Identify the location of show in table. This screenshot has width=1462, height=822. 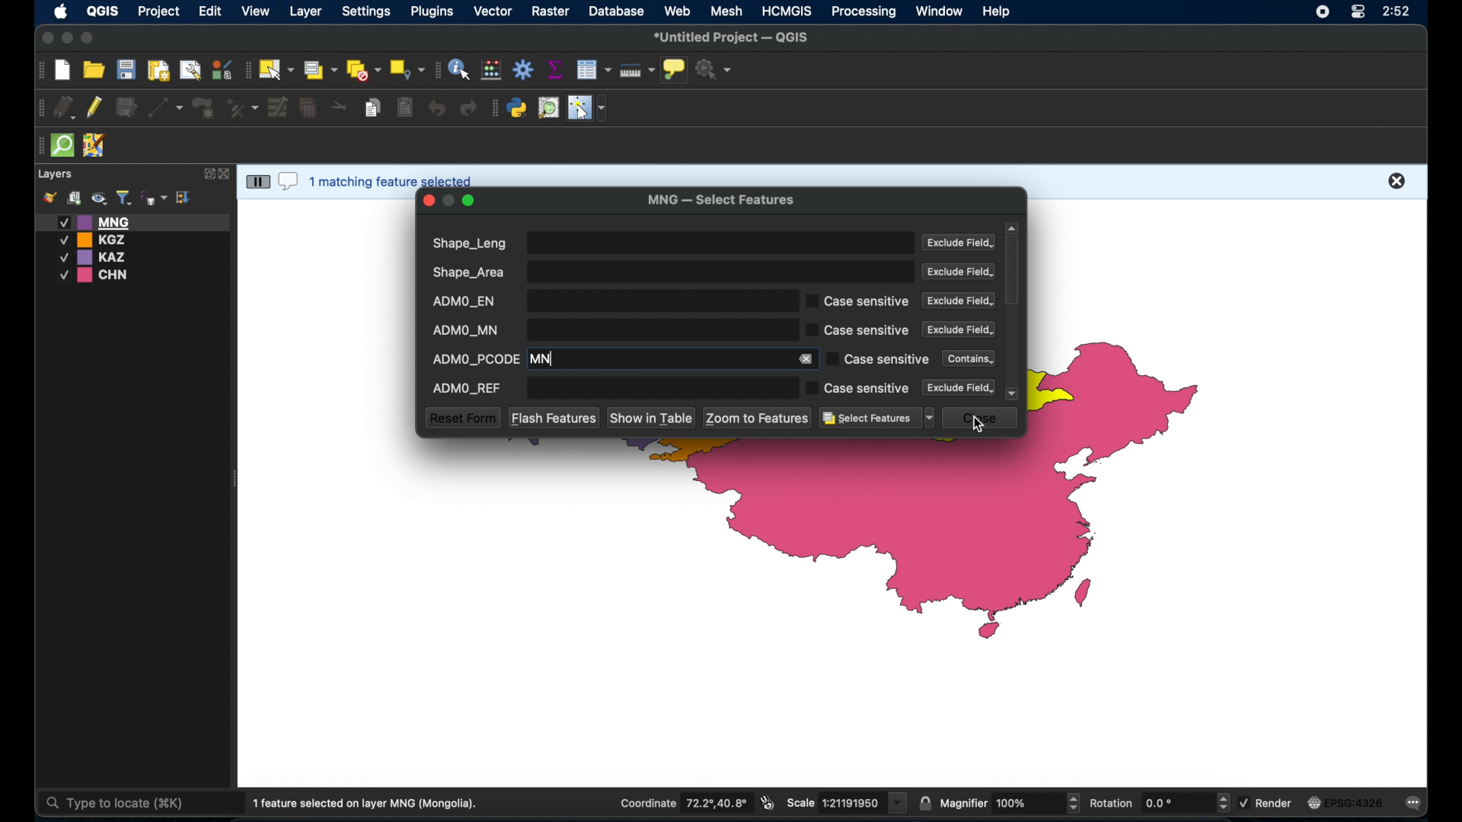
(653, 419).